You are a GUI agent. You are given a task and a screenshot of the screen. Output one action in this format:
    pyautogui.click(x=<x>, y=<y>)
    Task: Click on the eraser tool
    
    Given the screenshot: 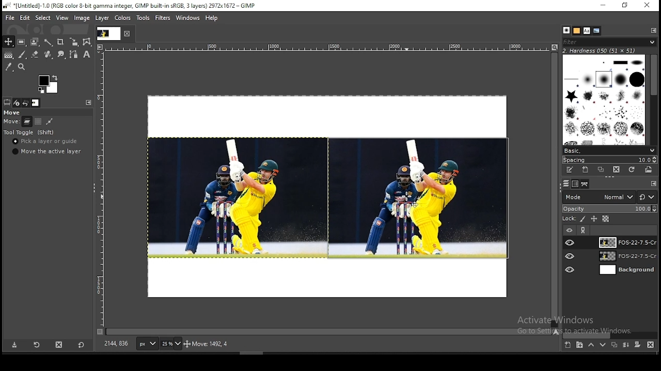 What is the action you would take?
    pyautogui.click(x=33, y=55)
    